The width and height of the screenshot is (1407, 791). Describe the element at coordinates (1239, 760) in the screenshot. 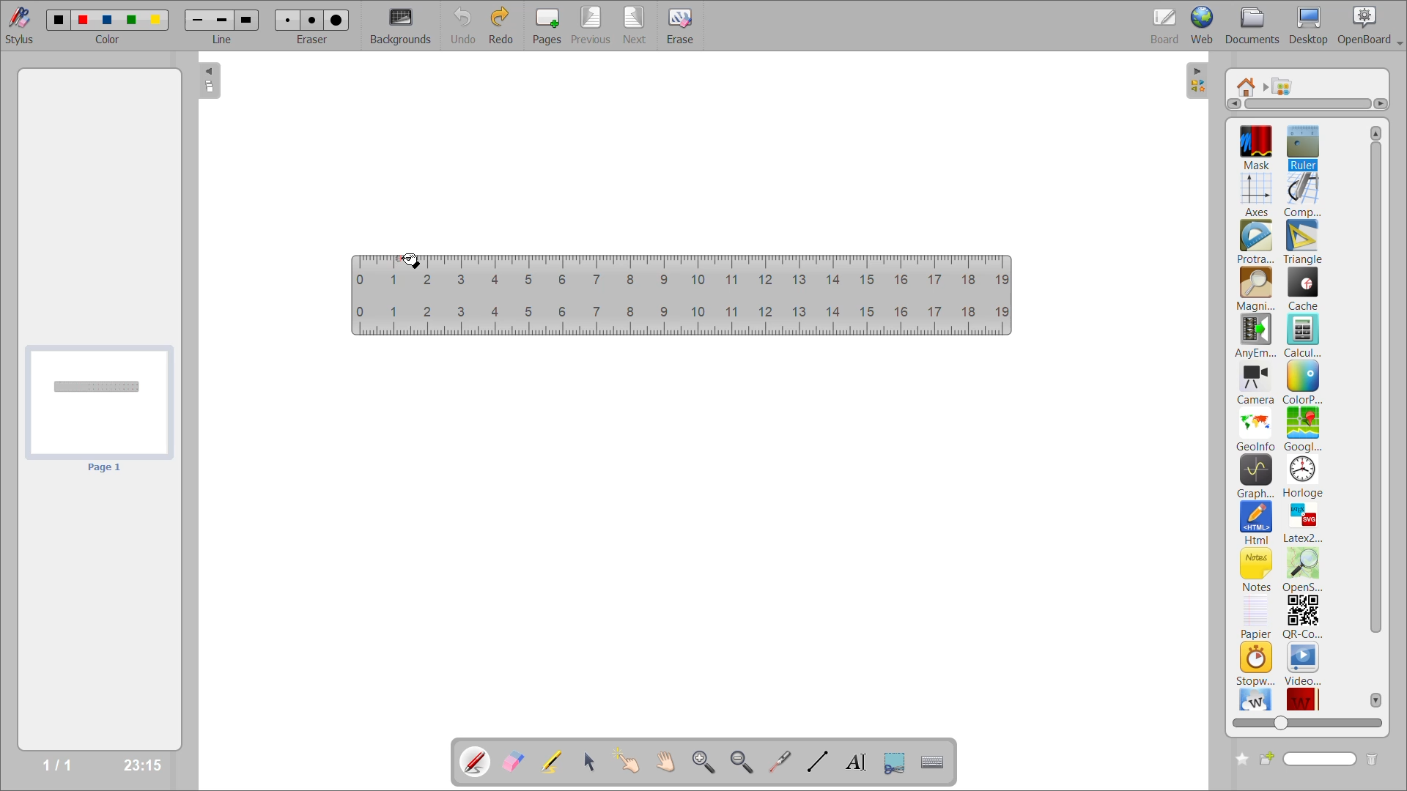

I see `create new folder` at that location.